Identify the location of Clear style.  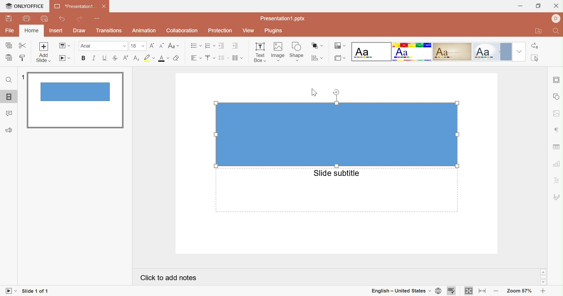
(177, 58).